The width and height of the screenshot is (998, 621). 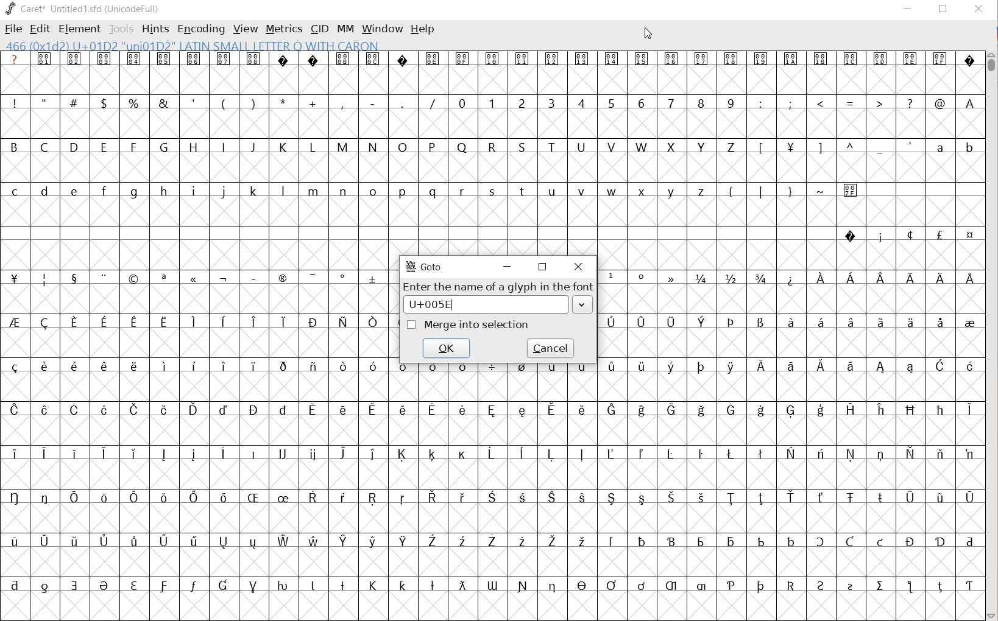 What do you see at coordinates (193, 46) in the screenshot?
I see `466 (0x1d2) U+01D2 "UNI01D2" LATIN SMALL LETTER O WITH CARON` at bounding box center [193, 46].